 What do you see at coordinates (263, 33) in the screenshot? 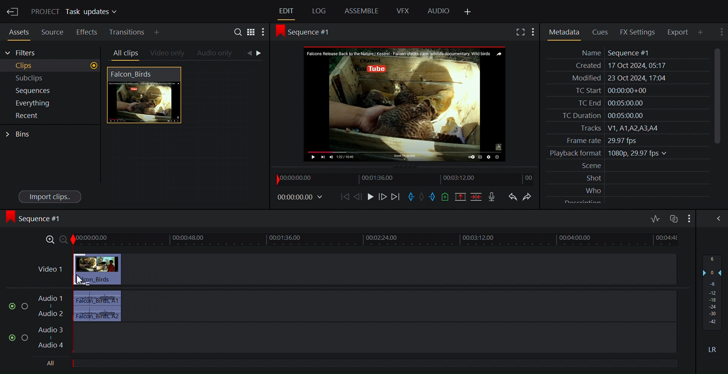
I see `Show settings menu` at bounding box center [263, 33].